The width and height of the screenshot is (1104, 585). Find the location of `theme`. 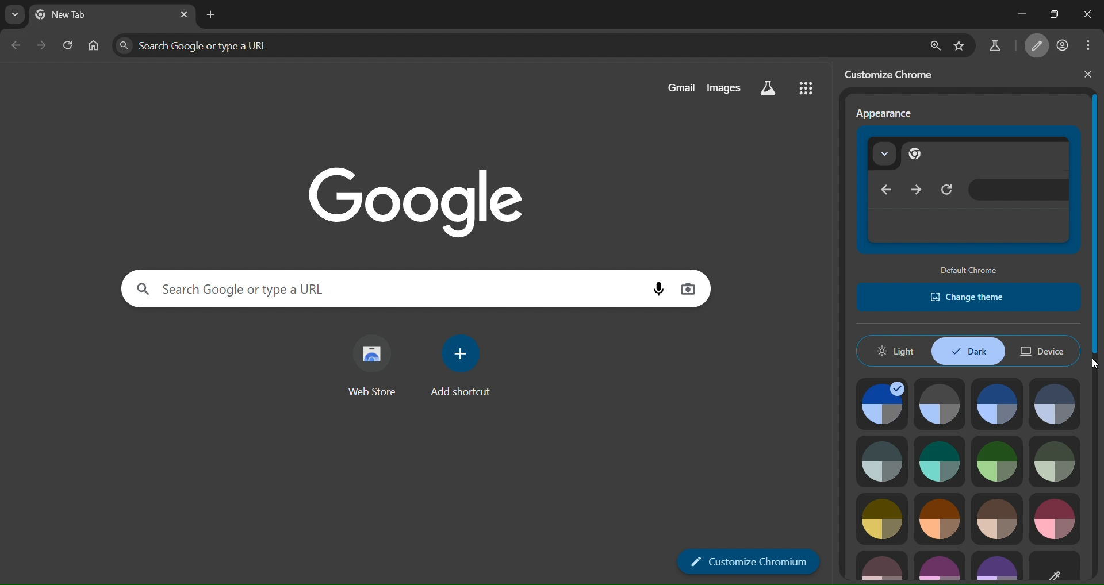

theme is located at coordinates (941, 520).